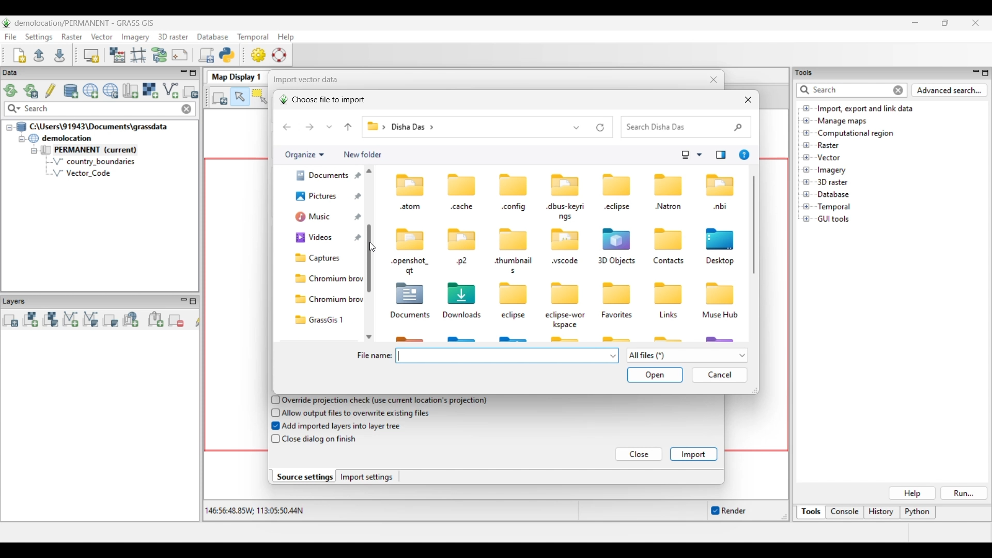 The image size is (992, 558). What do you see at coordinates (502, 355) in the screenshot?
I see `Type in file name` at bounding box center [502, 355].